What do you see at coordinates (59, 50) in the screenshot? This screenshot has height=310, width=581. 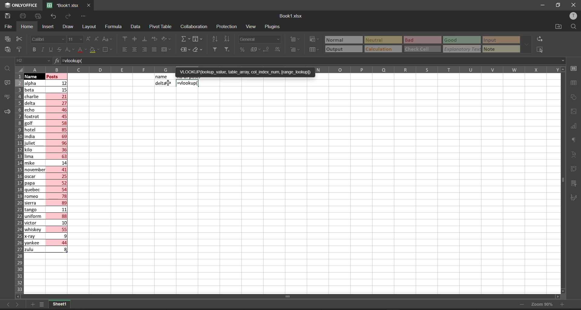 I see `strikethrough` at bounding box center [59, 50].